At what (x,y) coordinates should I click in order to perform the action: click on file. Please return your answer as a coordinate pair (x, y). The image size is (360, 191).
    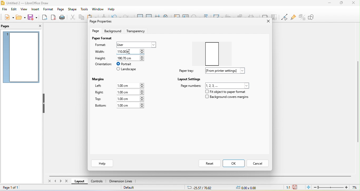
    Looking at the image, I should click on (4, 10).